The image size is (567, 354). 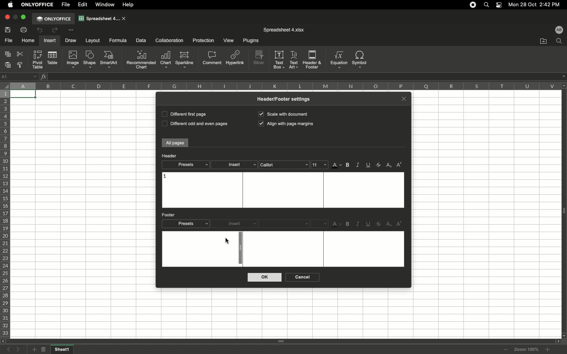 I want to click on Apple logo, so click(x=11, y=4).